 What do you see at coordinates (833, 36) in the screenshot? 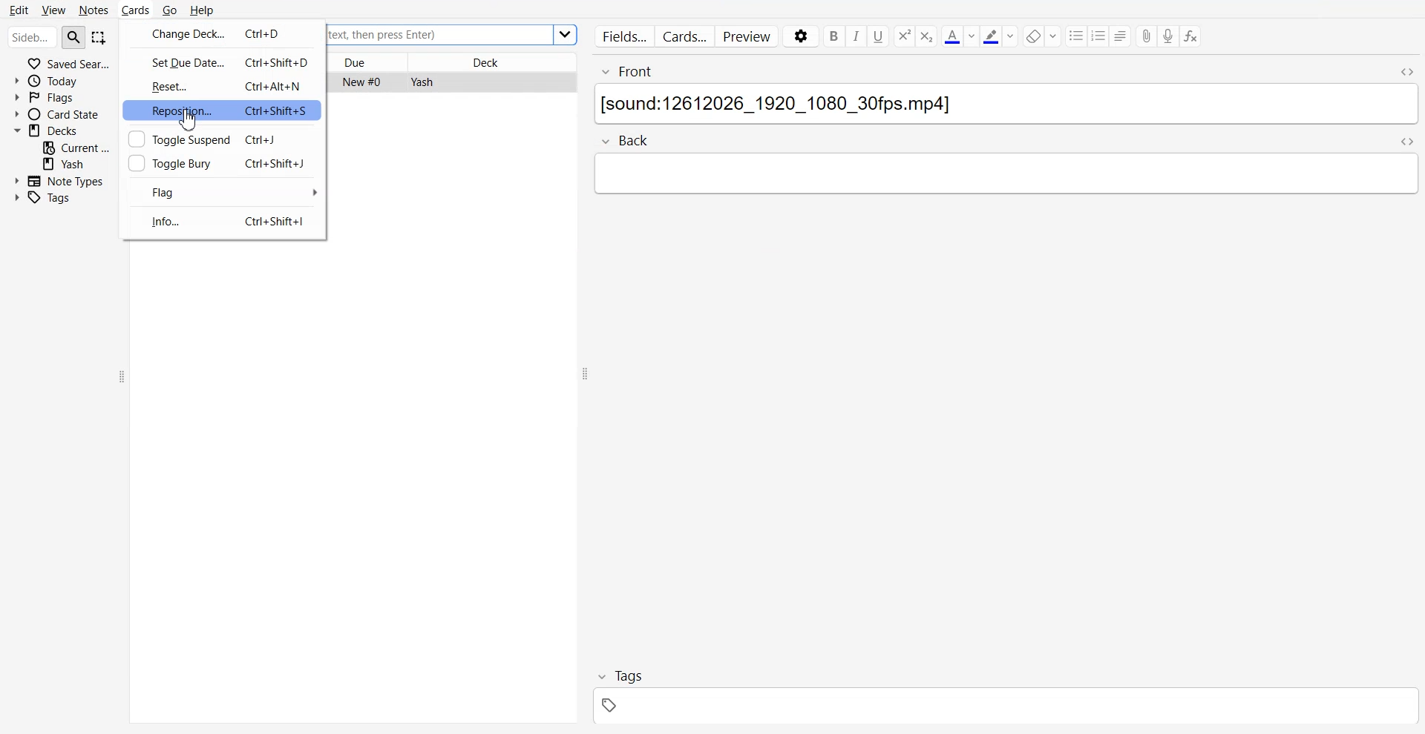
I see `Bold` at bounding box center [833, 36].